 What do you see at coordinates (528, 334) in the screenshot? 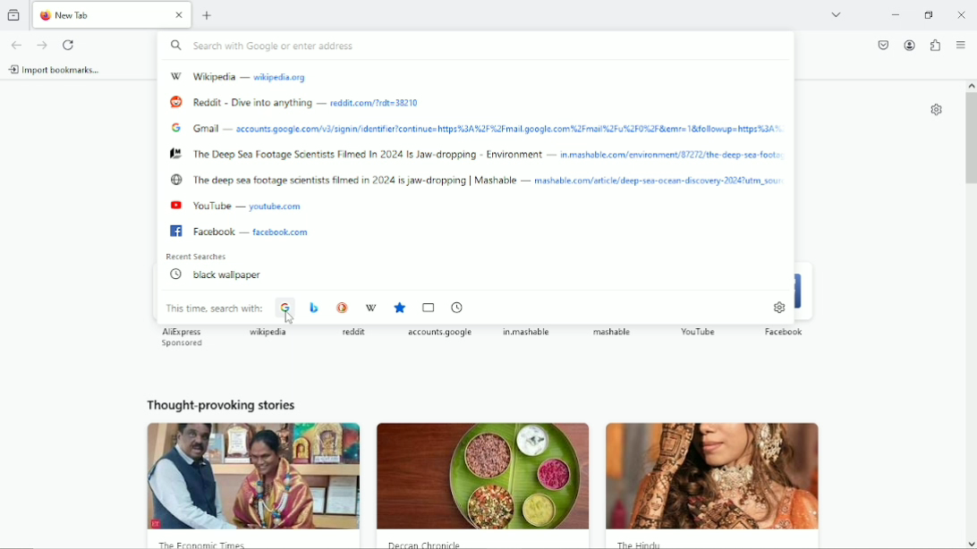
I see `in.mashable` at bounding box center [528, 334].